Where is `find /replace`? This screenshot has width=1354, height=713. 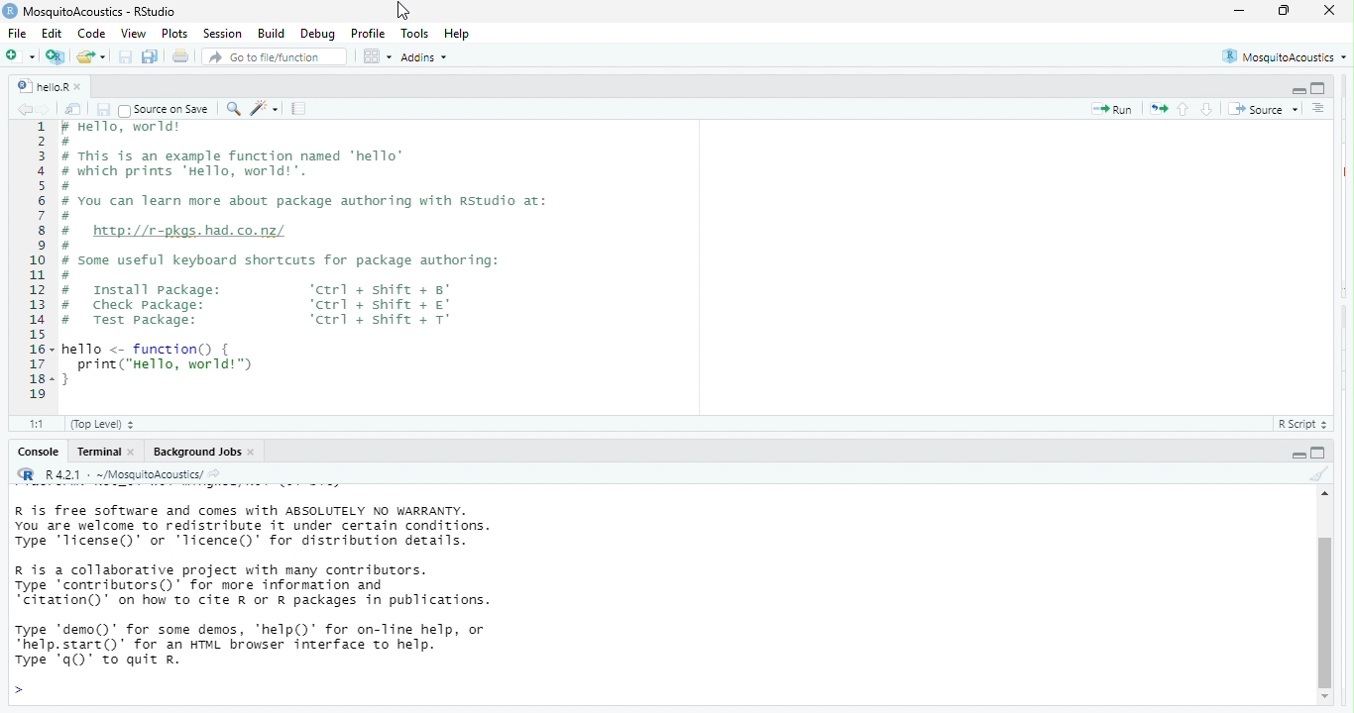 find /replace is located at coordinates (233, 109).